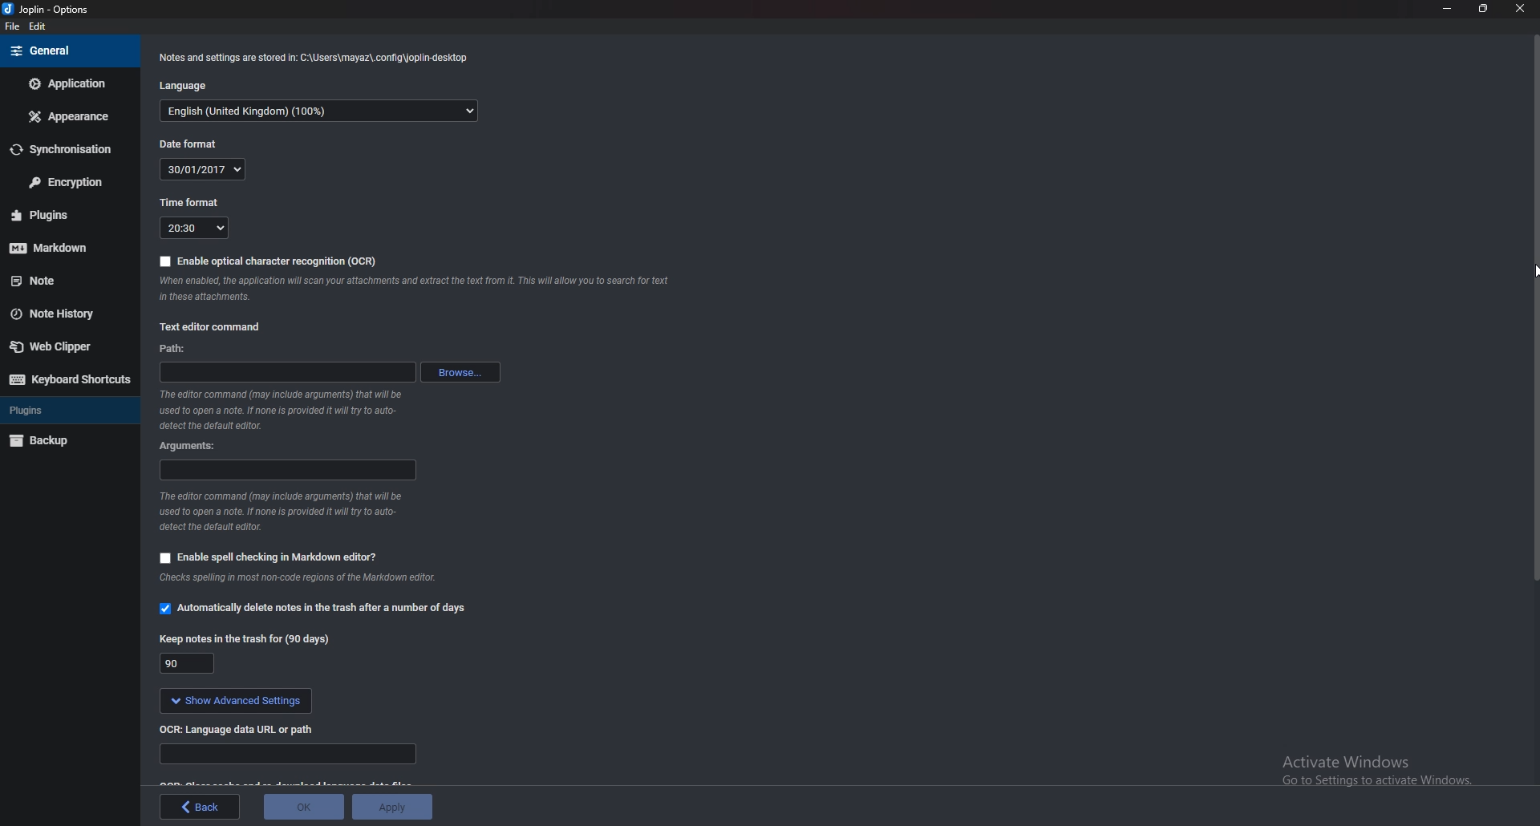  Describe the element at coordinates (286, 754) in the screenshot. I see `Language data` at that location.